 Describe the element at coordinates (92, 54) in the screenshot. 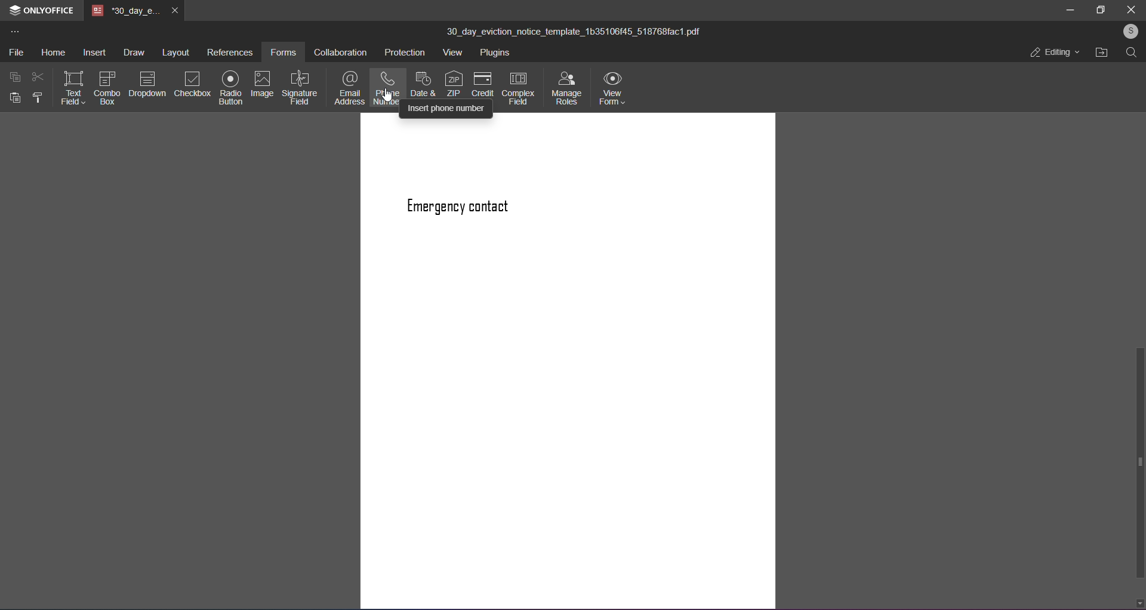

I see `insert` at that location.